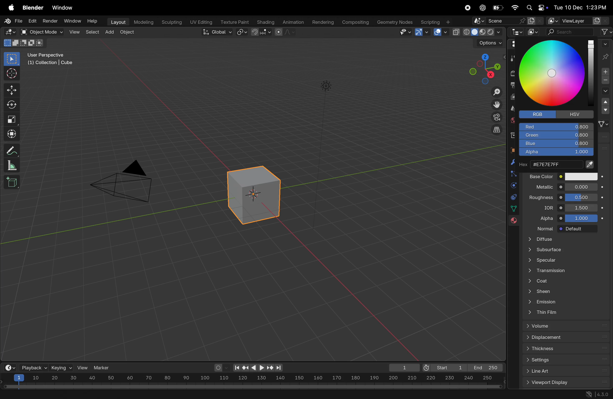  I want to click on 10000, so click(581, 218).